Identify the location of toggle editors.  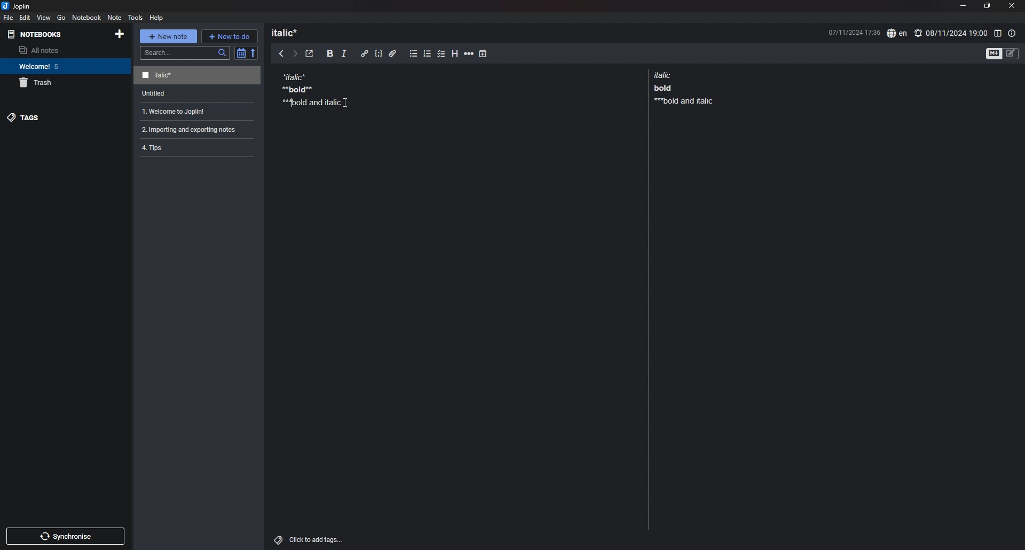
(1003, 53).